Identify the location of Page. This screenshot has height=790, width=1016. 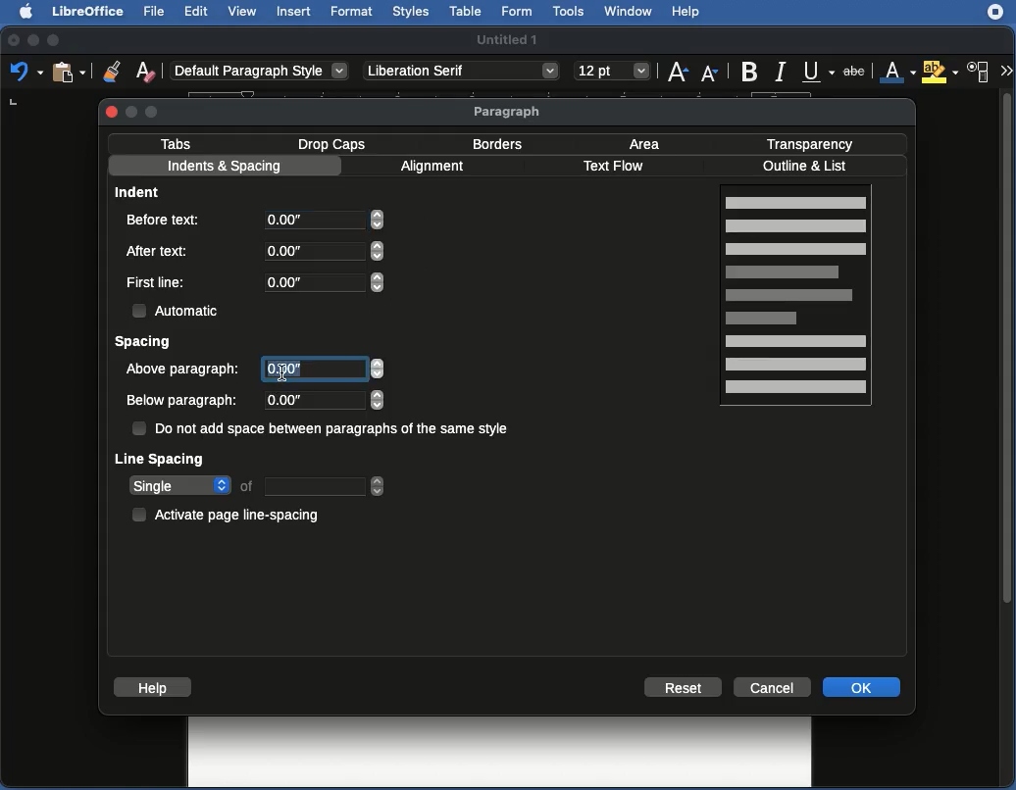
(798, 298).